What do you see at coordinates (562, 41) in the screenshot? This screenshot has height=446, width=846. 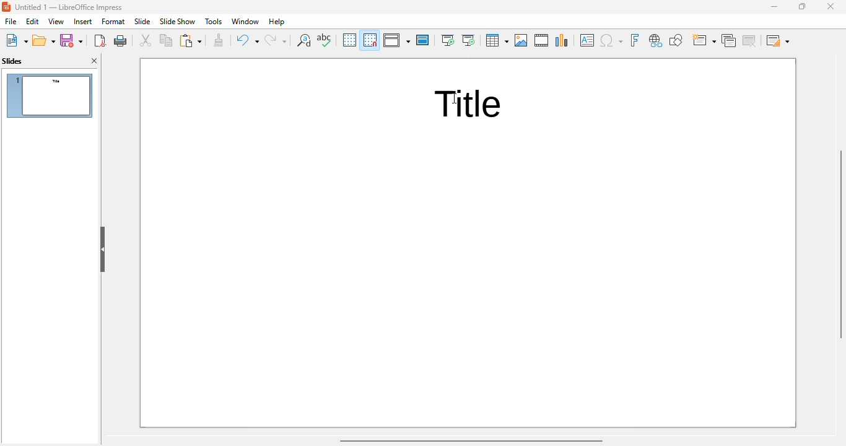 I see `insert chart` at bounding box center [562, 41].